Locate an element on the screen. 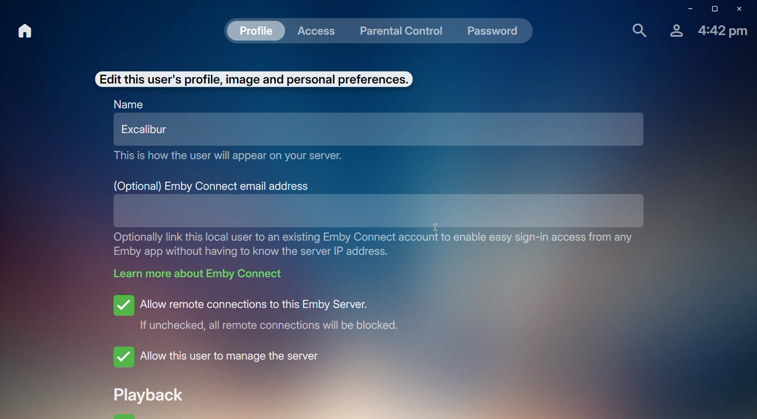 This screenshot has width=757, height=419. textbox is located at coordinates (352, 209).